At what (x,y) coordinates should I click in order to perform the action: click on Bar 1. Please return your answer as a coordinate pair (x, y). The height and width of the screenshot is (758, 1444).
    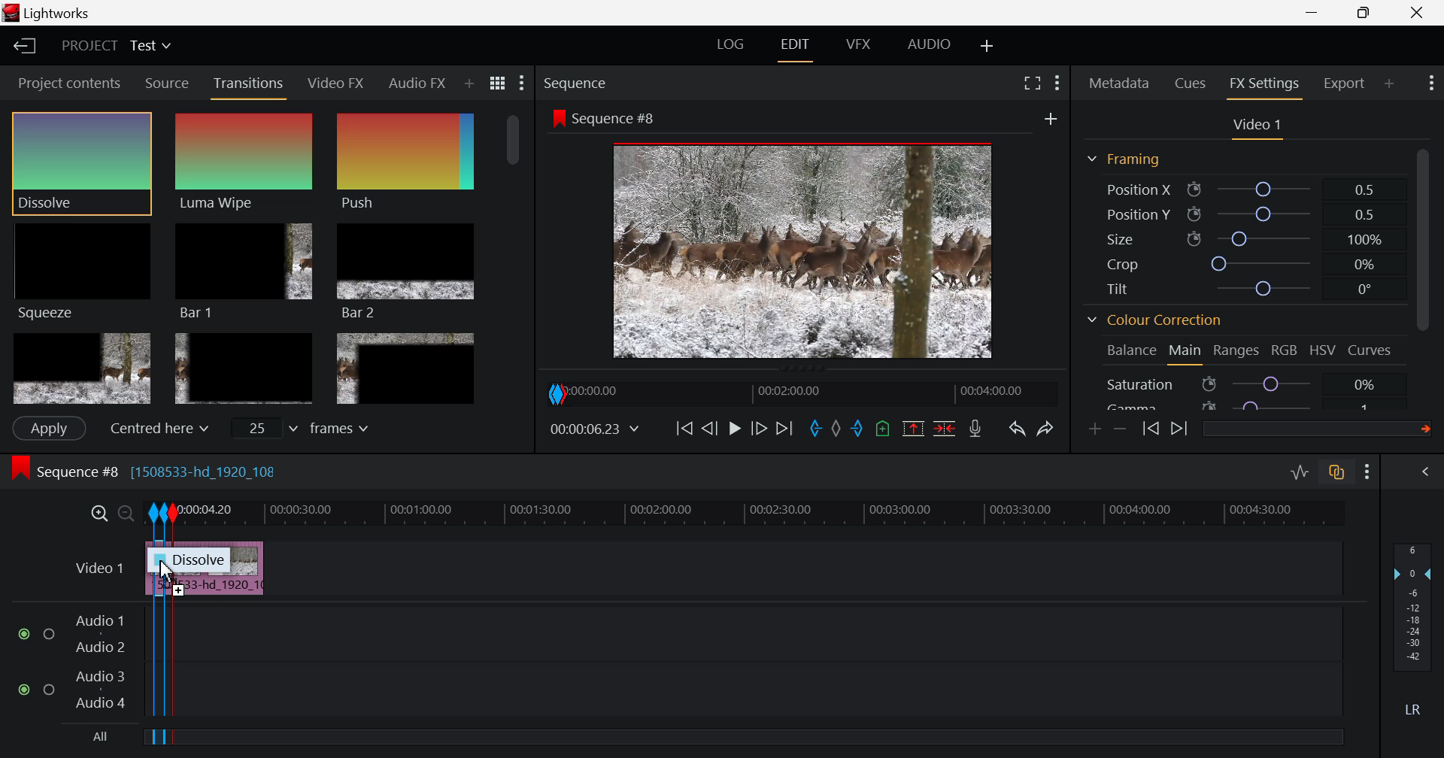
    Looking at the image, I should click on (244, 272).